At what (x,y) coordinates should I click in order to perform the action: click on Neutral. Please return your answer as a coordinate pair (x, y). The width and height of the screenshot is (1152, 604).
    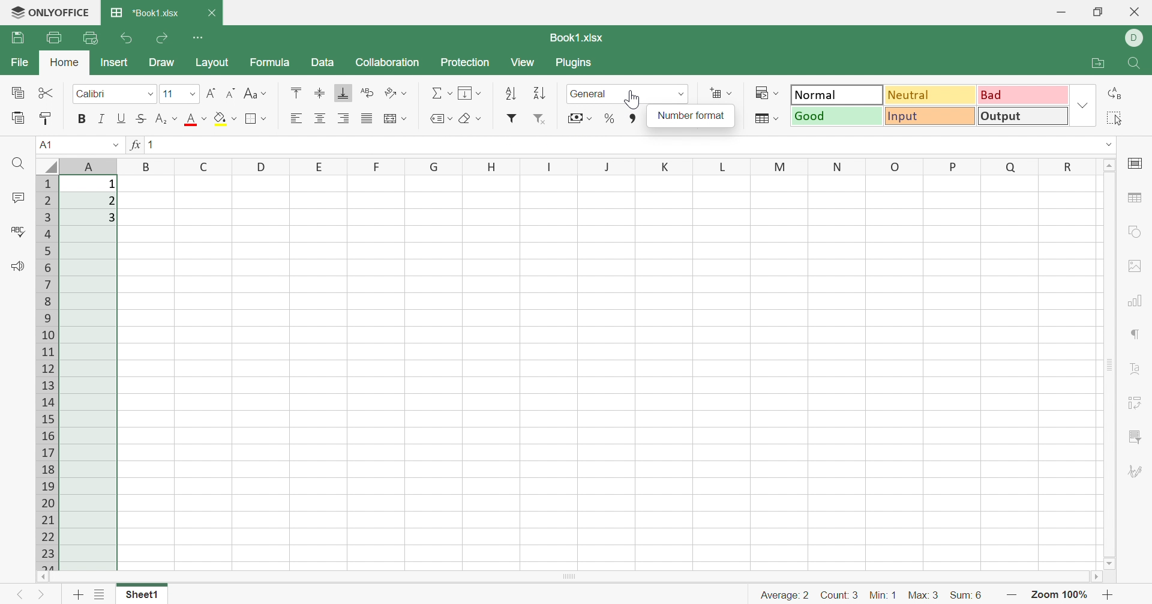
    Looking at the image, I should click on (931, 96).